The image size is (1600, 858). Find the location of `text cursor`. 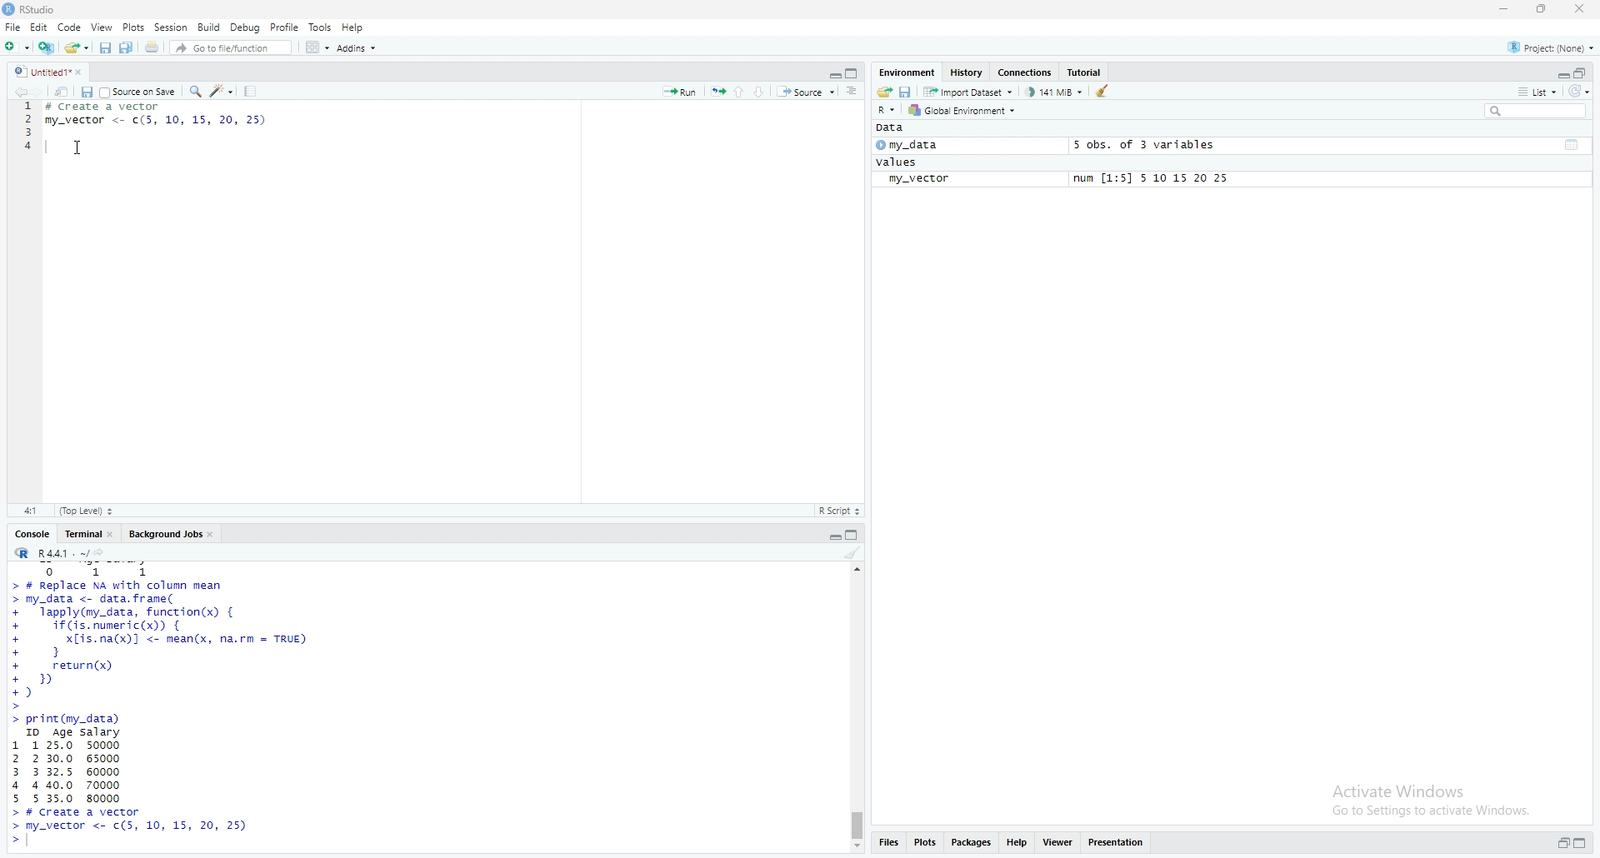

text cursor is located at coordinates (46, 148).